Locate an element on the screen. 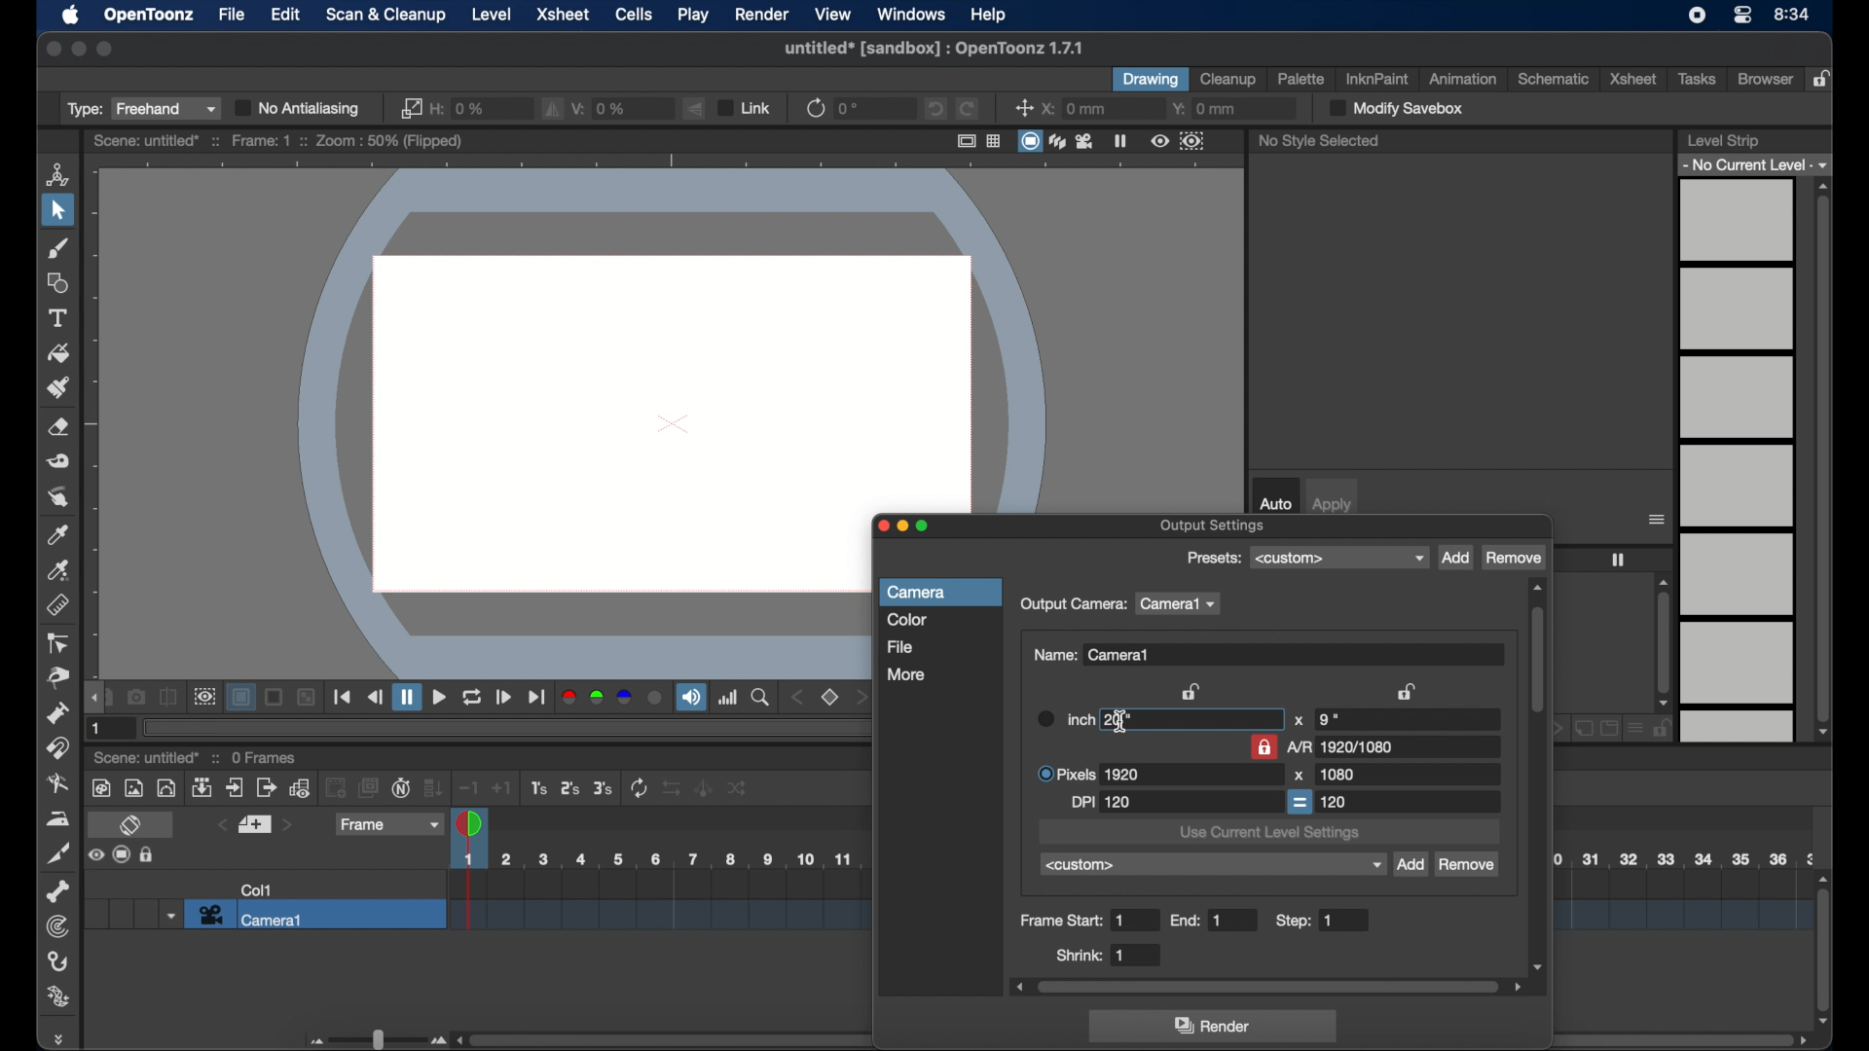  brush tool is located at coordinates (58, 248).